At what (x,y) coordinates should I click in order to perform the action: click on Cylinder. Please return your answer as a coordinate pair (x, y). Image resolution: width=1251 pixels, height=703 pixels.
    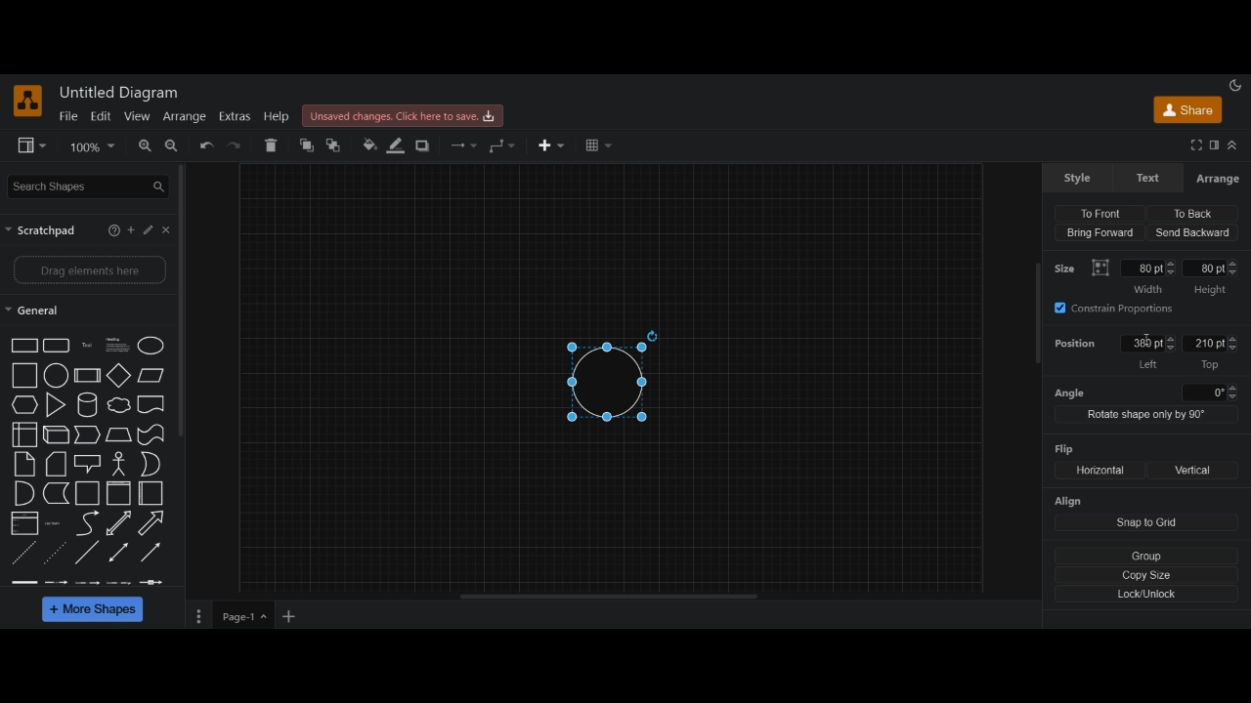
    Looking at the image, I should click on (89, 406).